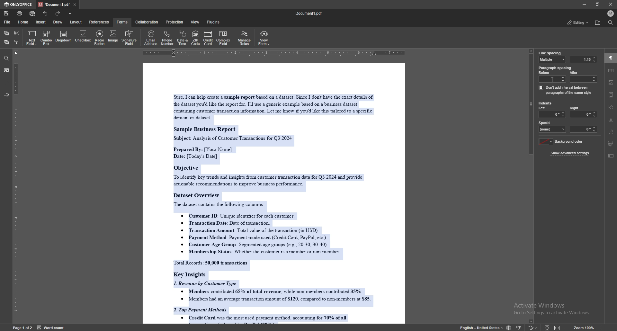 This screenshot has width=617, height=331. What do you see at coordinates (50, 327) in the screenshot?
I see `word count` at bounding box center [50, 327].